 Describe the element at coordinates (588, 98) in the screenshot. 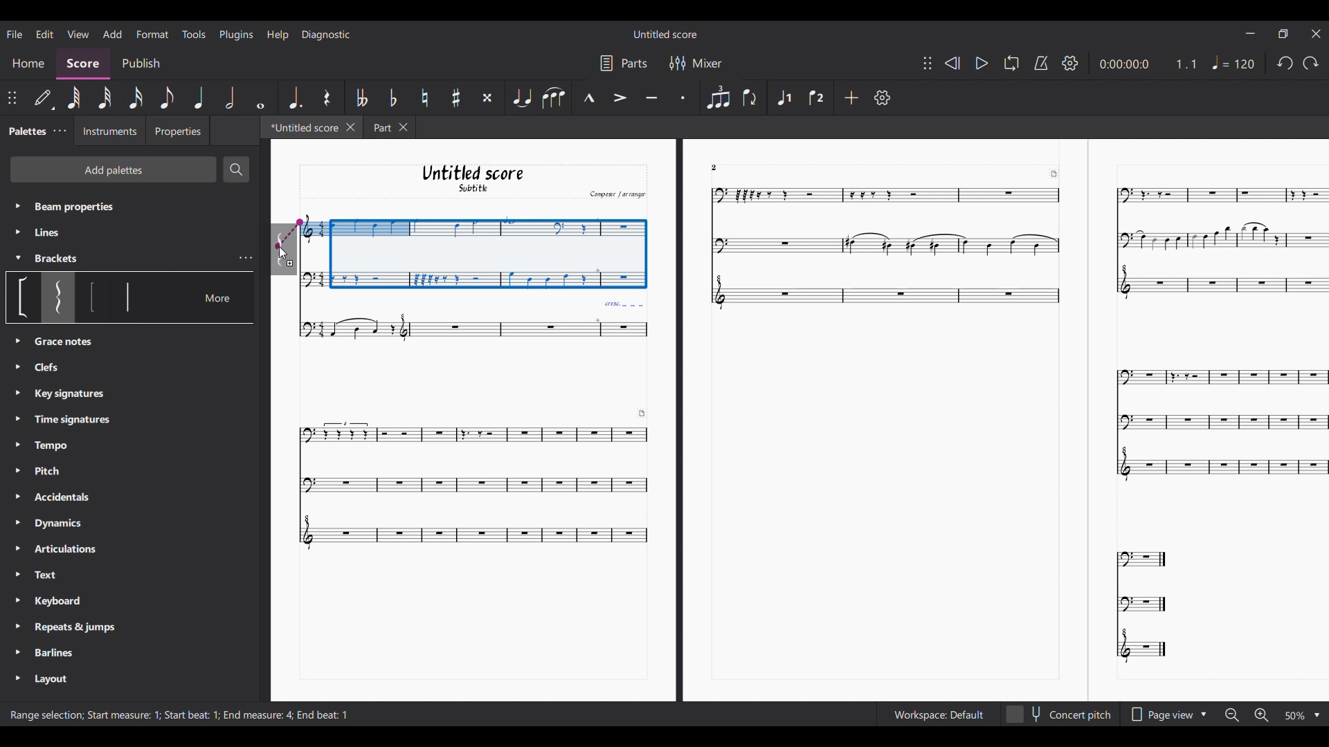

I see `Marcato` at that location.